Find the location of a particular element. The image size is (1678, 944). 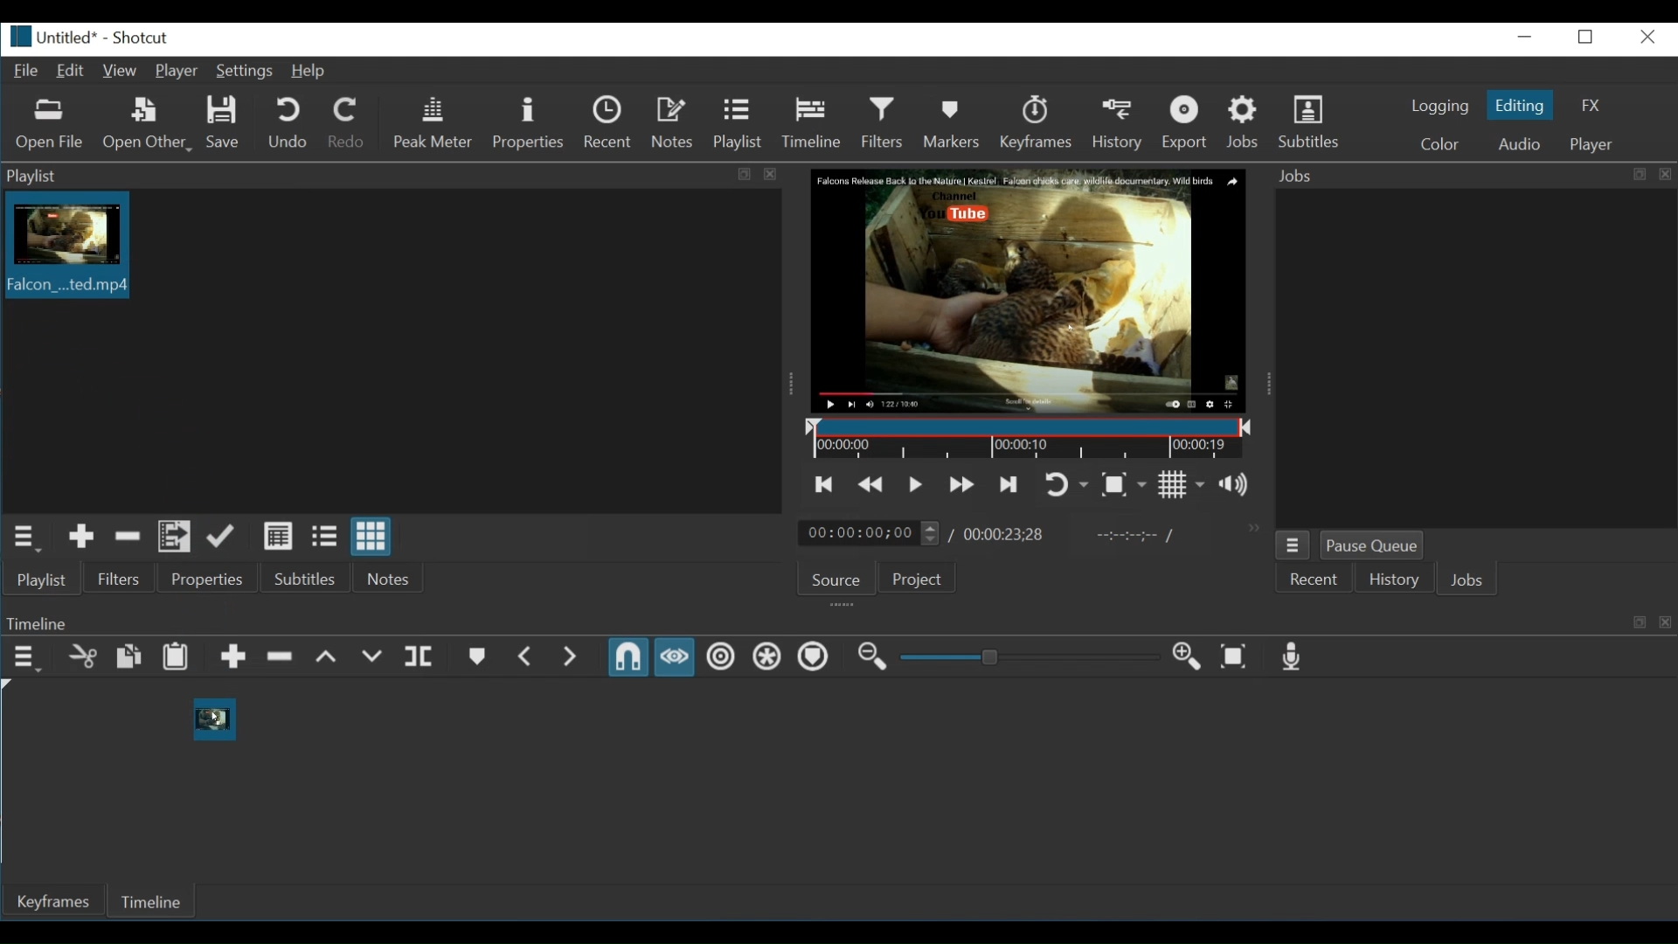

Project is located at coordinates (921, 579).